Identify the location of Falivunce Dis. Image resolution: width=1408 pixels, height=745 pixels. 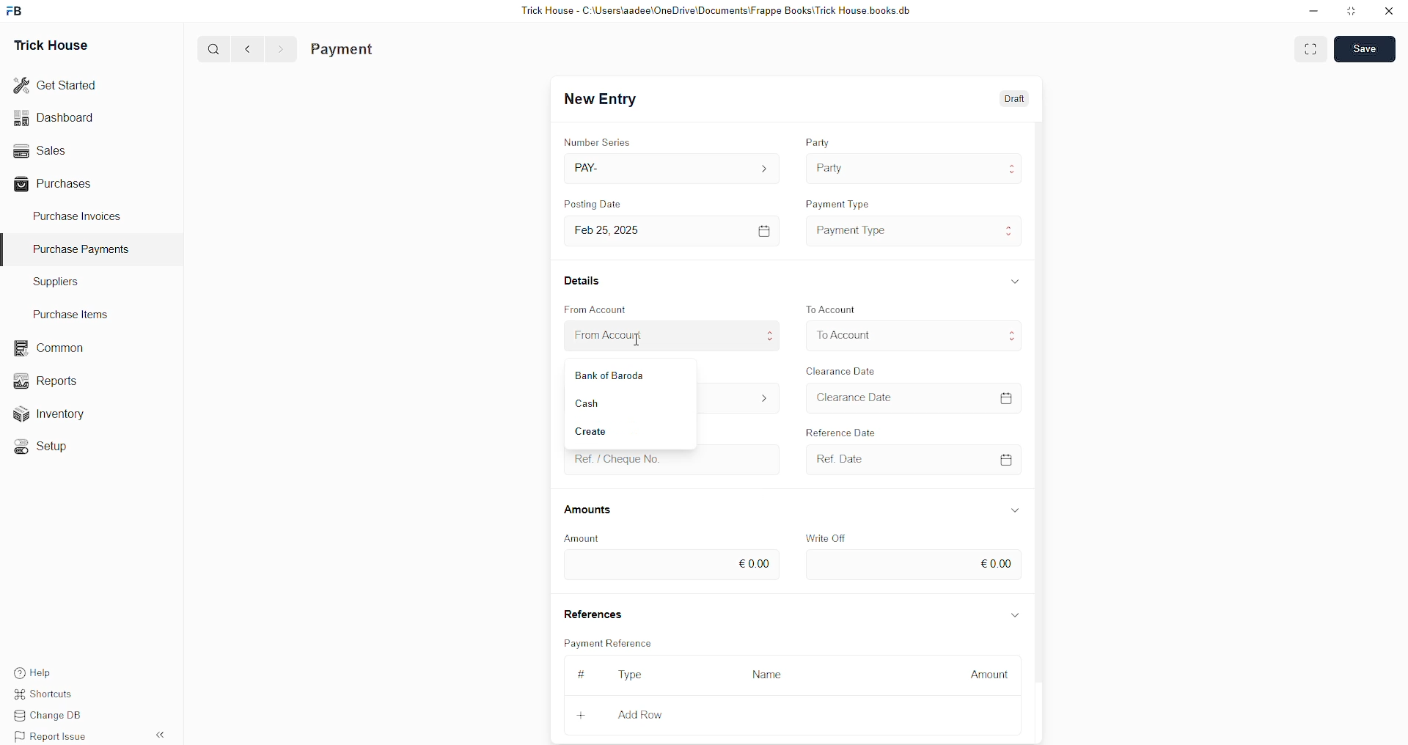
(851, 430).